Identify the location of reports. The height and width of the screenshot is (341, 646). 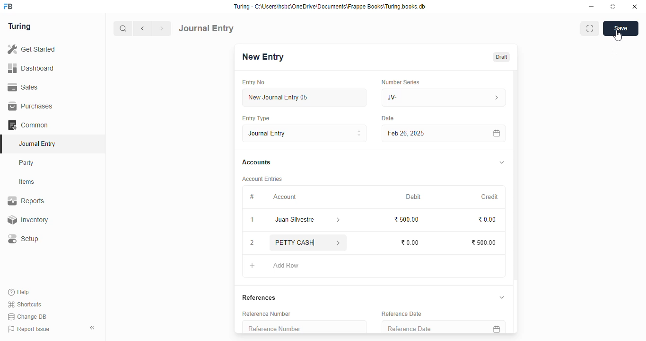
(26, 201).